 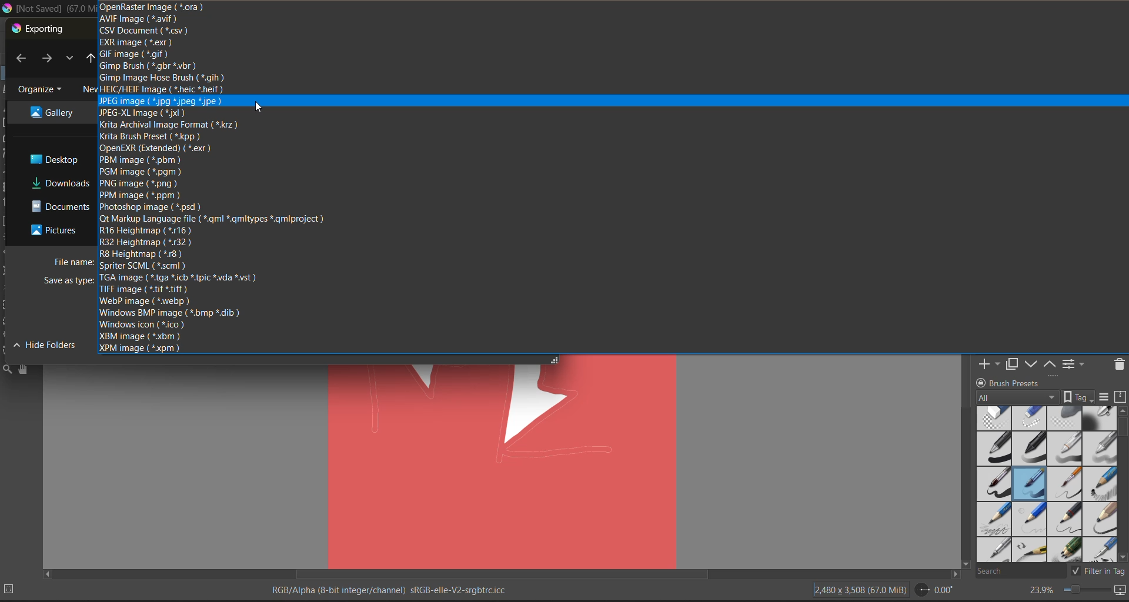 I want to click on pgm image, so click(x=142, y=172).